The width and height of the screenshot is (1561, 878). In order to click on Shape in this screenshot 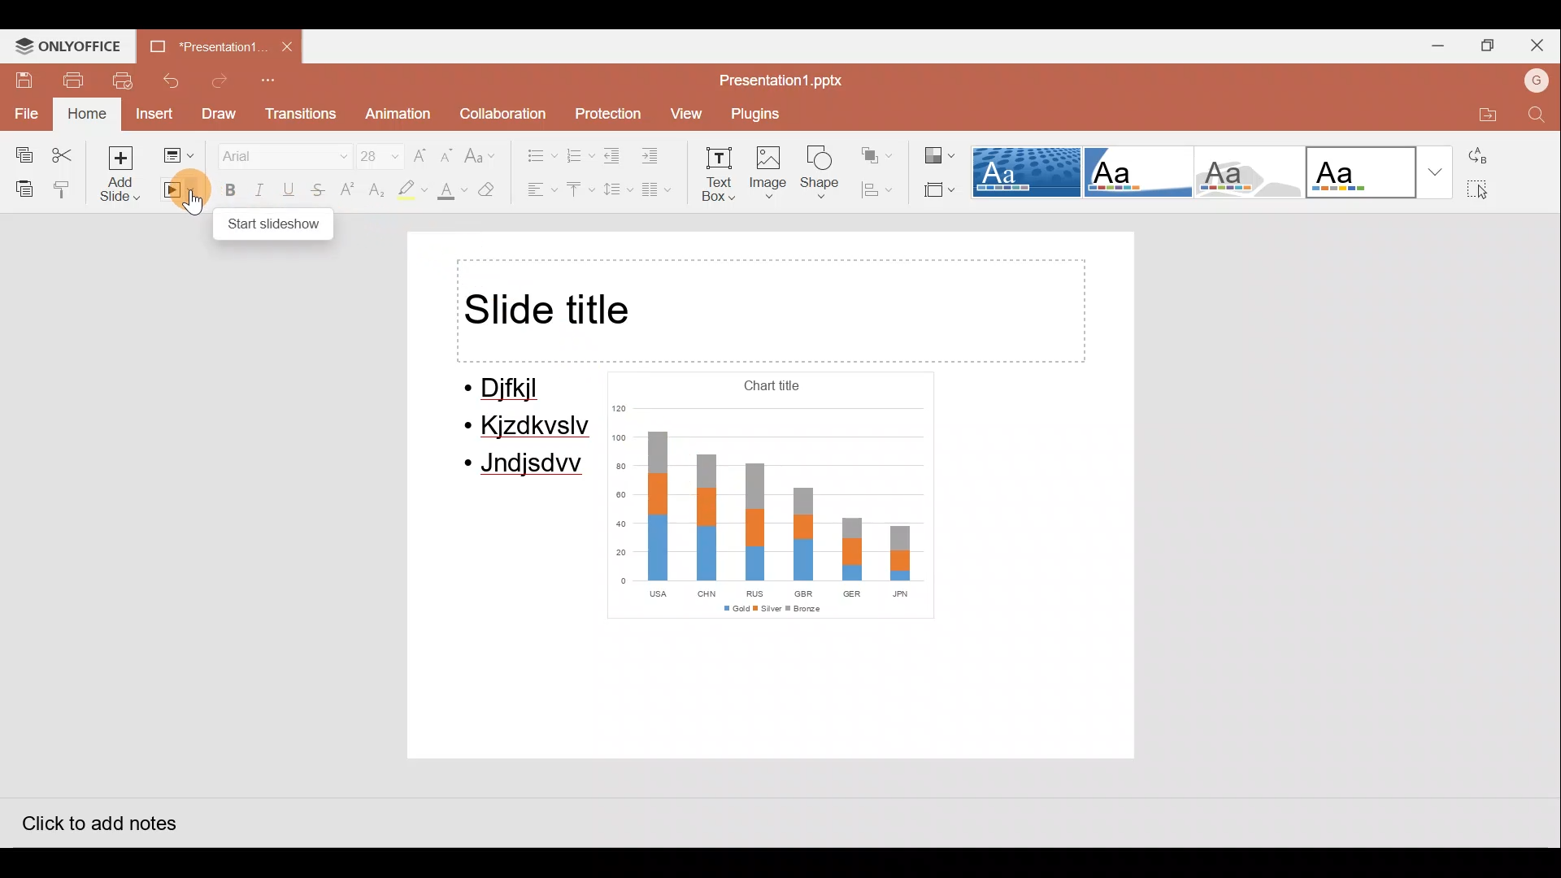, I will do `click(820, 175)`.